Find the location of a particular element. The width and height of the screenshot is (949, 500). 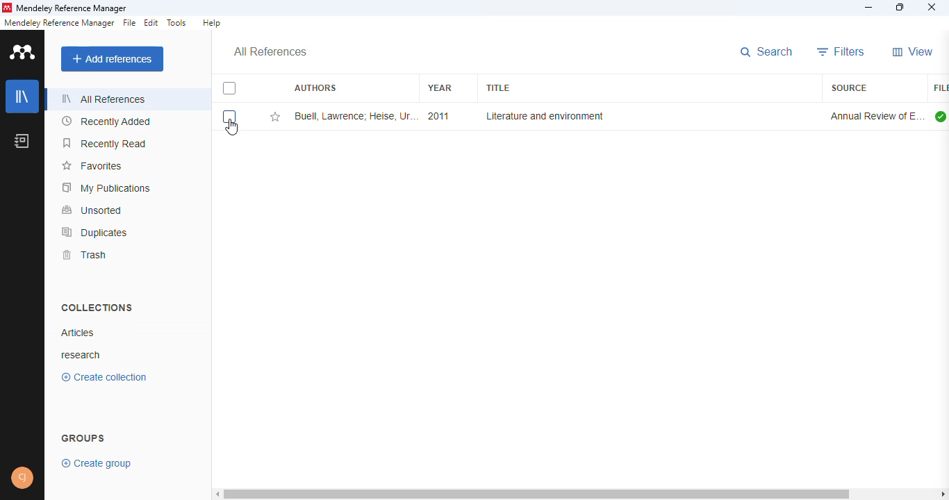

horizontal scroll bar is located at coordinates (536, 494).